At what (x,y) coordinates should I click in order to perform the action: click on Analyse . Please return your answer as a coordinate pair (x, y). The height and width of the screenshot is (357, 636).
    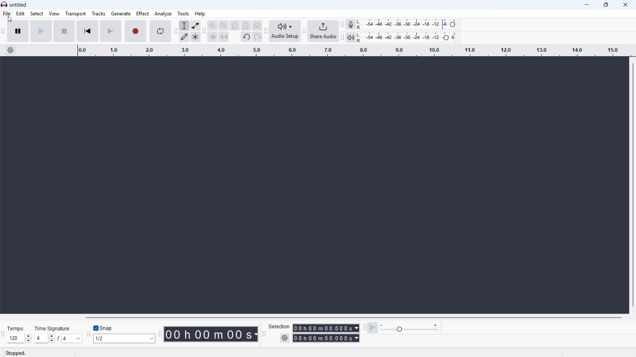
    Looking at the image, I should click on (163, 14).